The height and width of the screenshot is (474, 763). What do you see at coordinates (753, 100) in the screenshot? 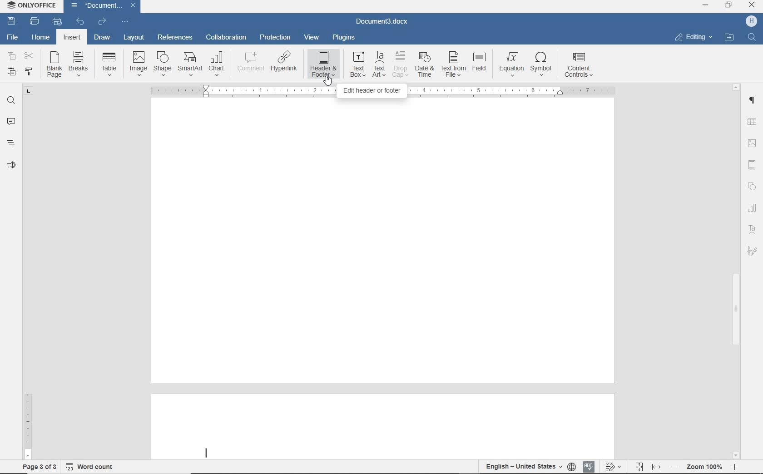
I see `PARAGRAPH SETTINGS` at bounding box center [753, 100].